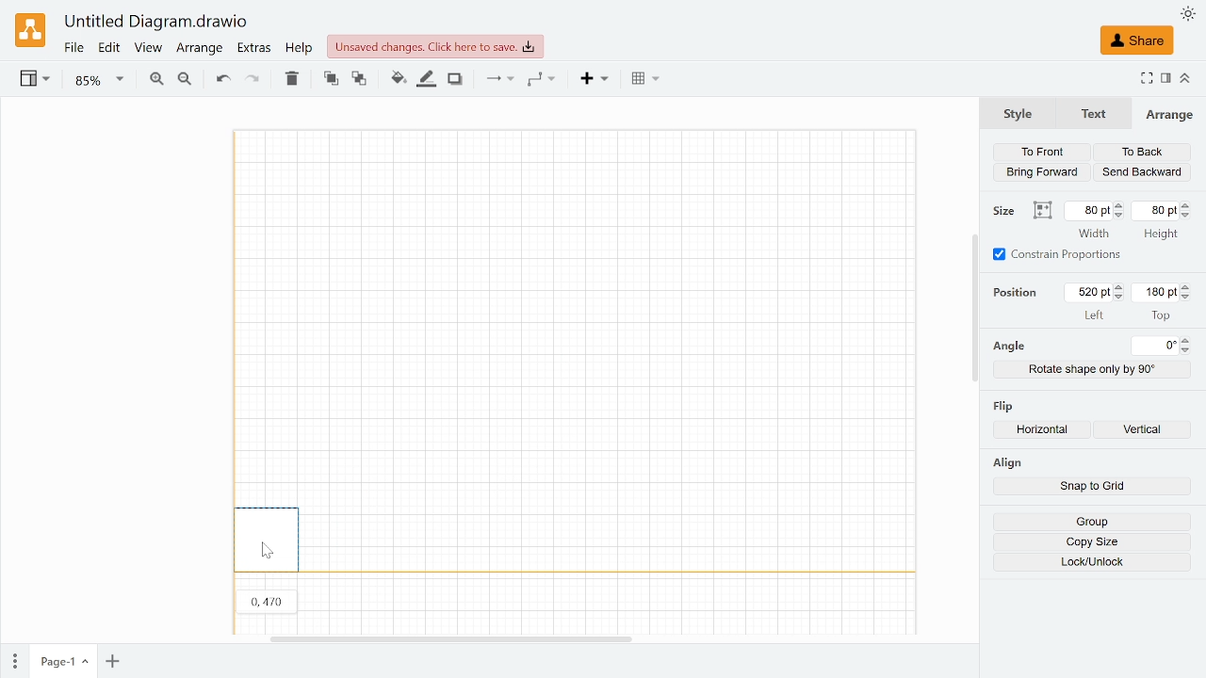 This screenshot has height=678, width=1206. Describe the element at coordinates (1169, 114) in the screenshot. I see `Arrange` at that location.